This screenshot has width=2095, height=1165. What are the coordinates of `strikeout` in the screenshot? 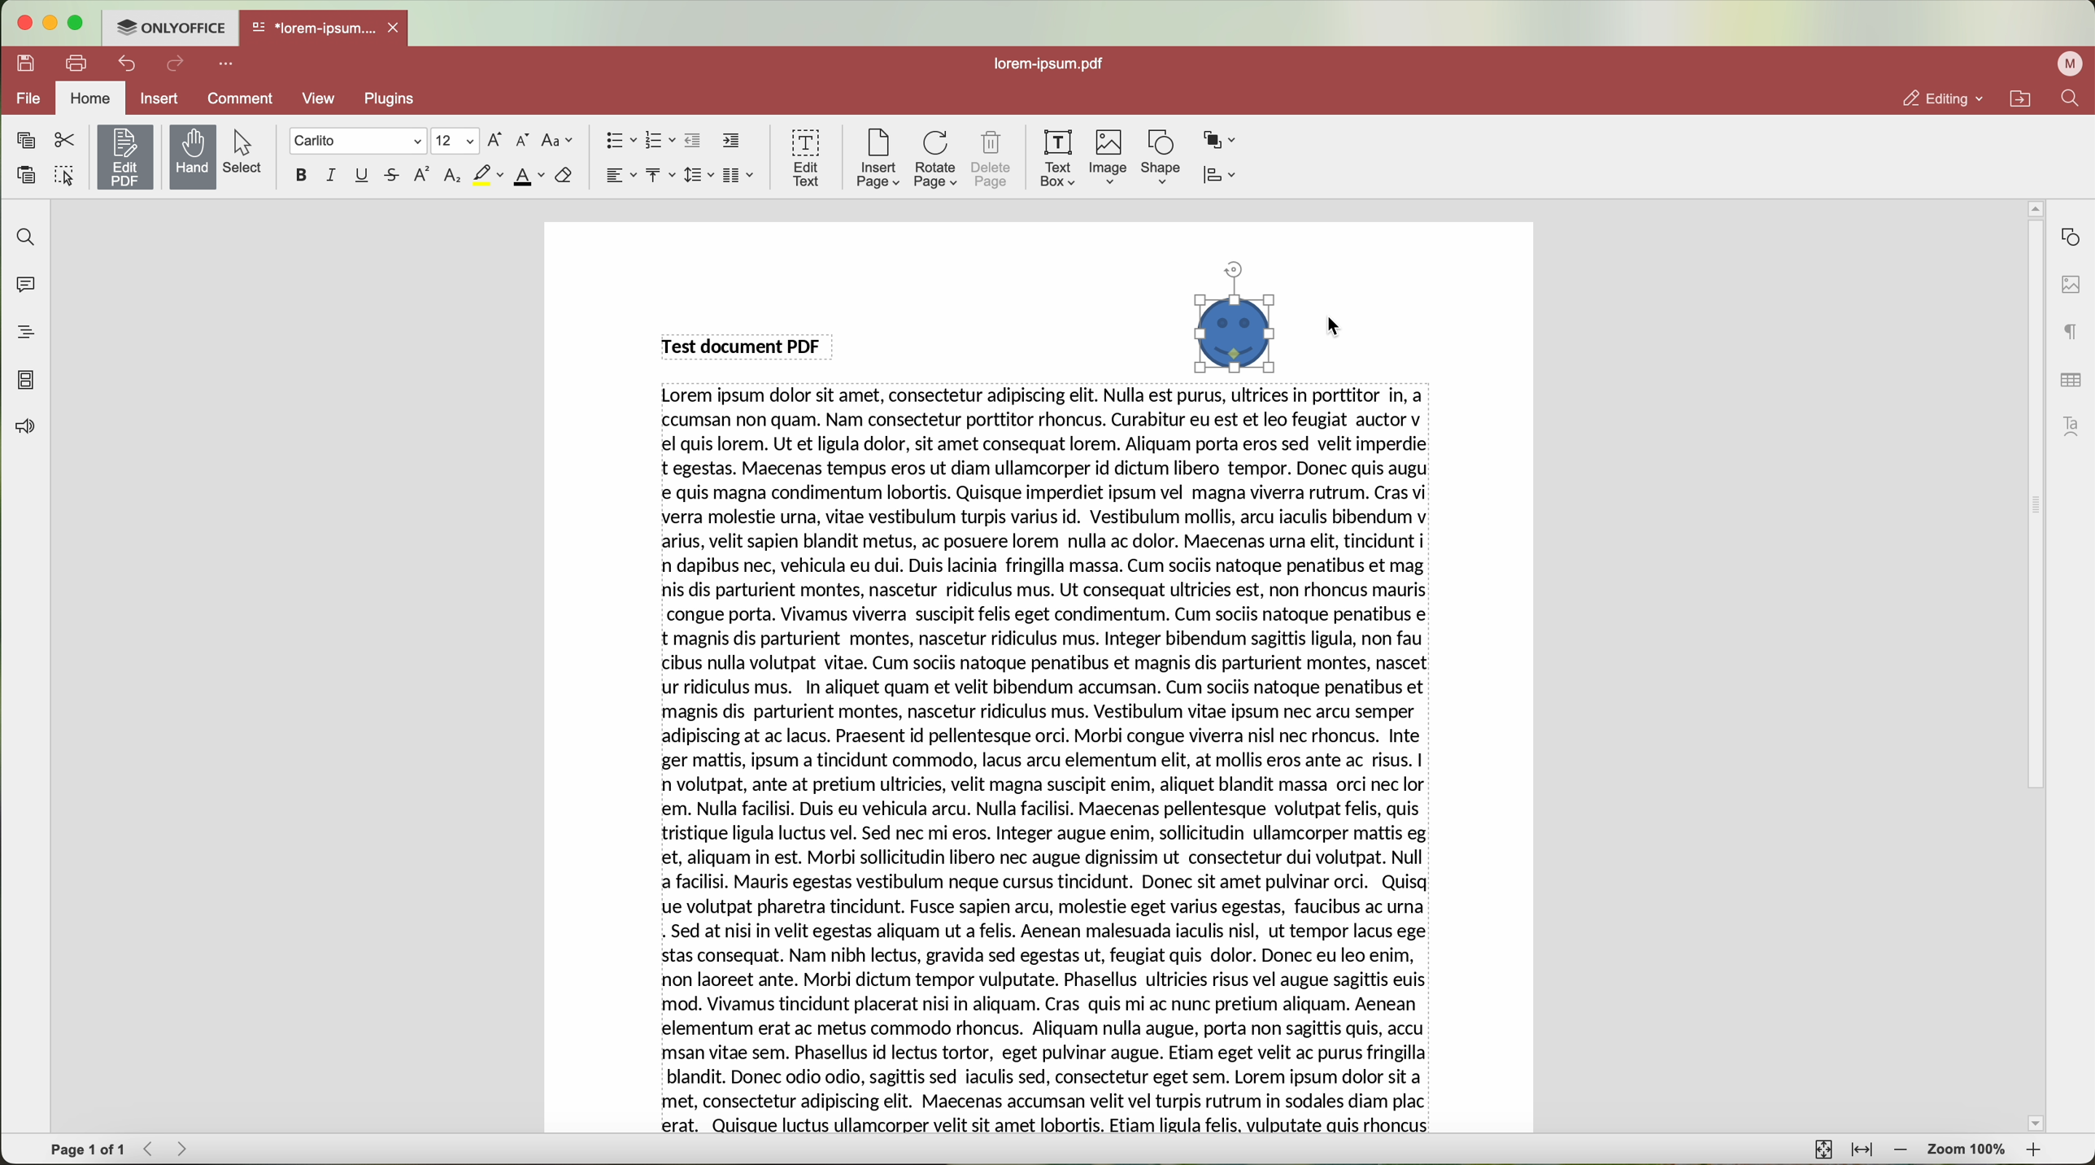 It's located at (488, 176).